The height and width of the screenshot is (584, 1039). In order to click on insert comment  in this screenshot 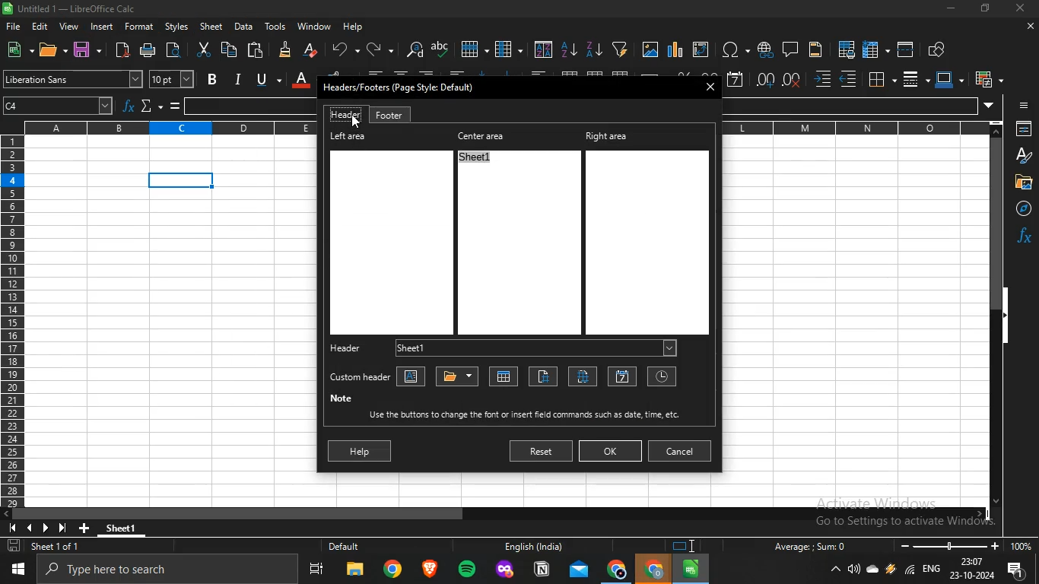, I will do `click(790, 48)`.